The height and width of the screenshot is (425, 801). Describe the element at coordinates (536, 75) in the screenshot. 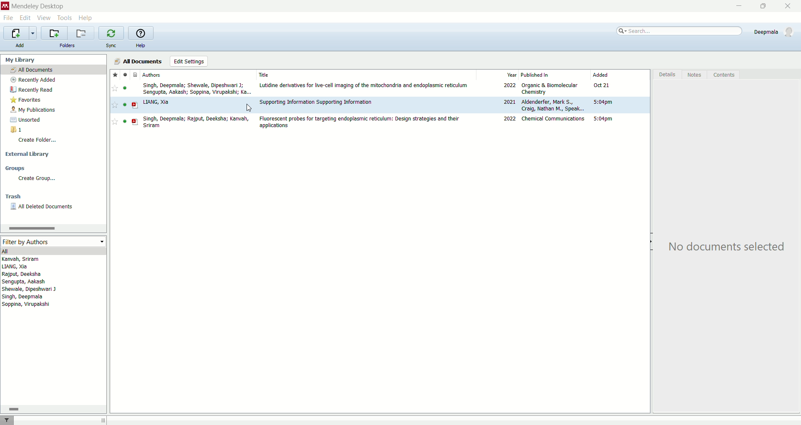

I see `published in` at that location.